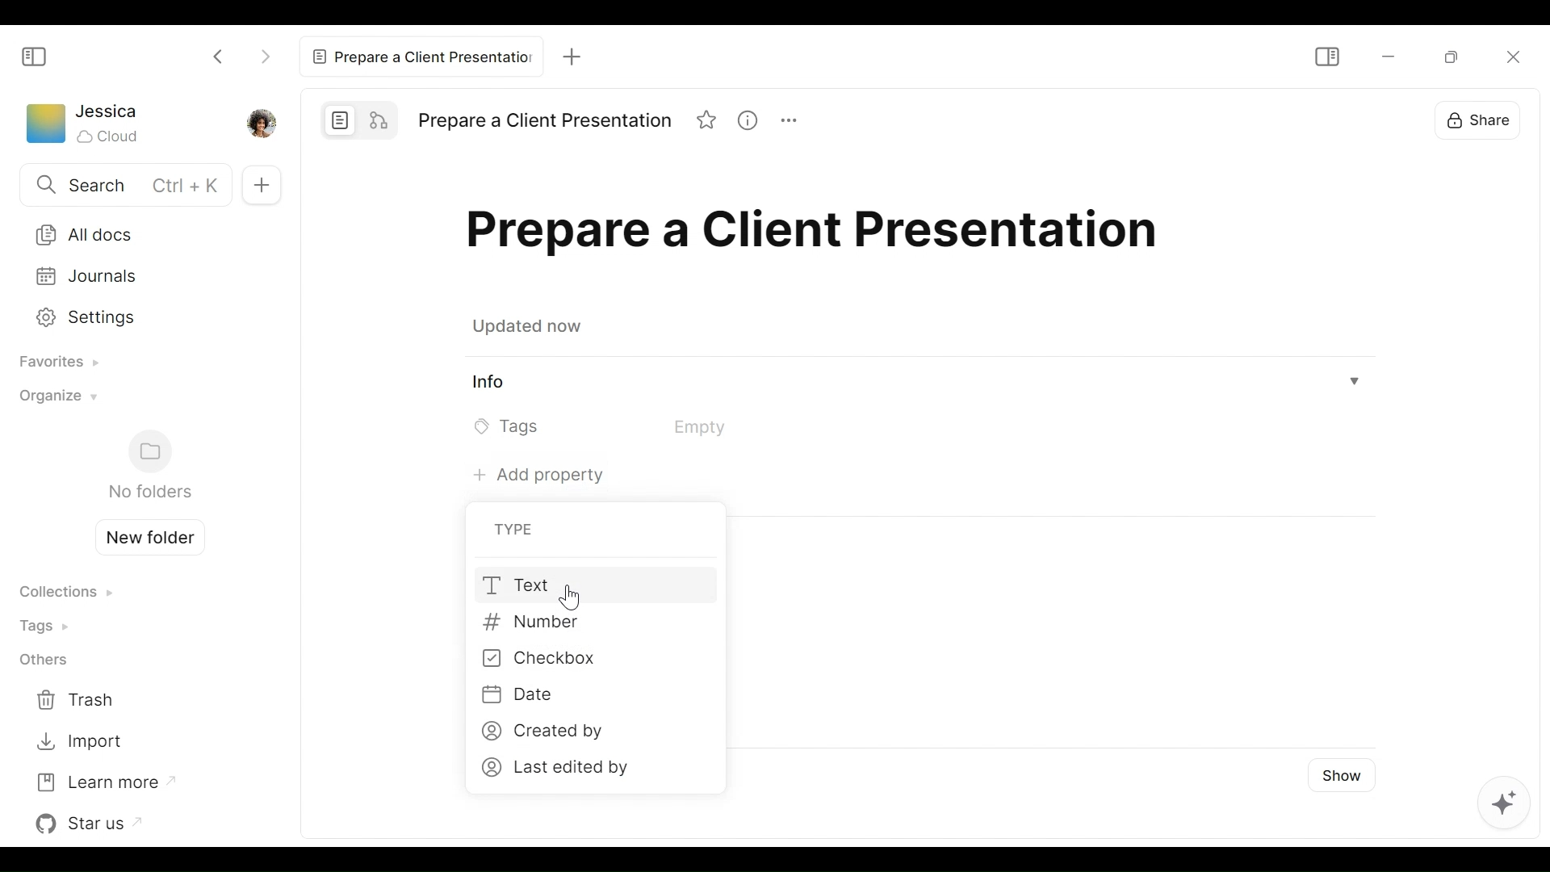 Image resolution: width=1550 pixels, height=872 pixels. What do you see at coordinates (573, 597) in the screenshot?
I see `Cursor` at bounding box center [573, 597].